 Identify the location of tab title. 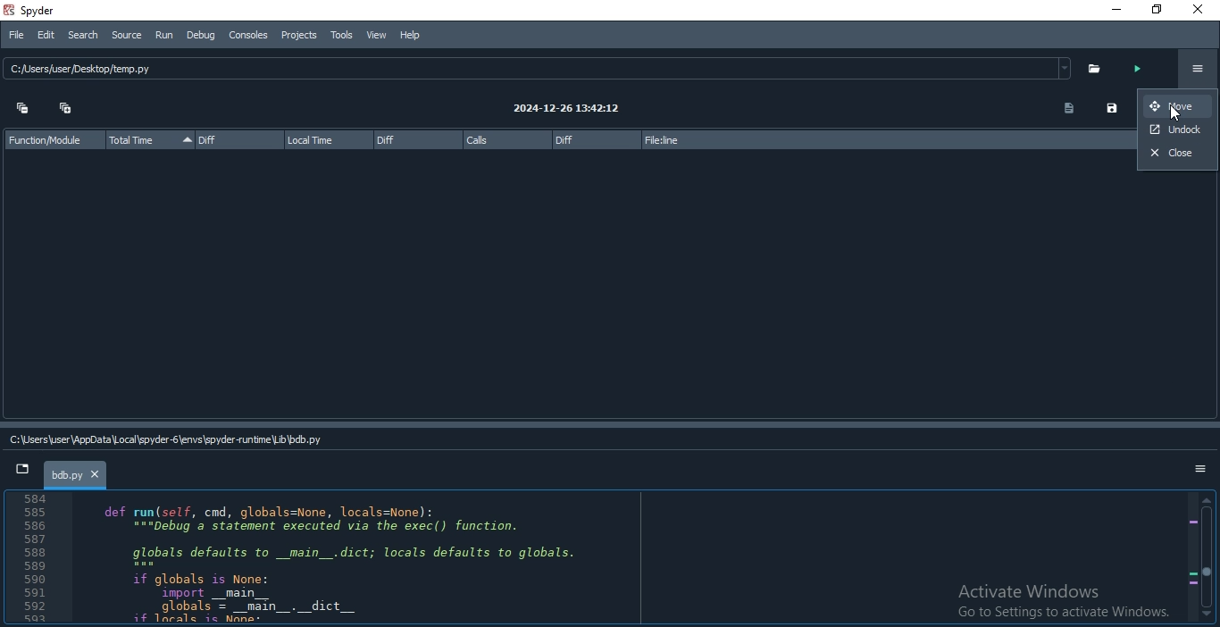
(78, 472).